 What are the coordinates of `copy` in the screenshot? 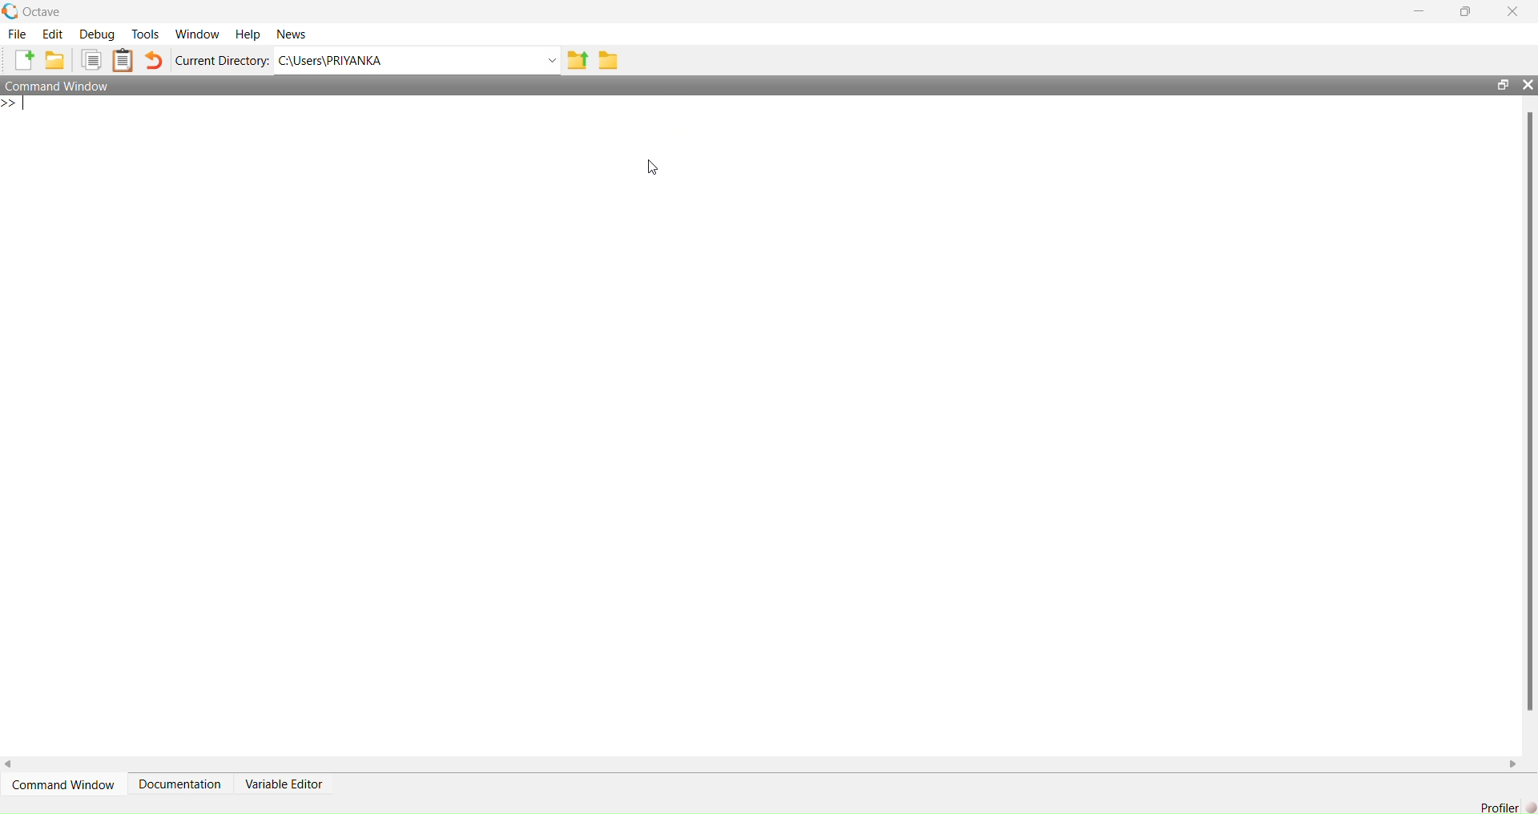 It's located at (91, 60).